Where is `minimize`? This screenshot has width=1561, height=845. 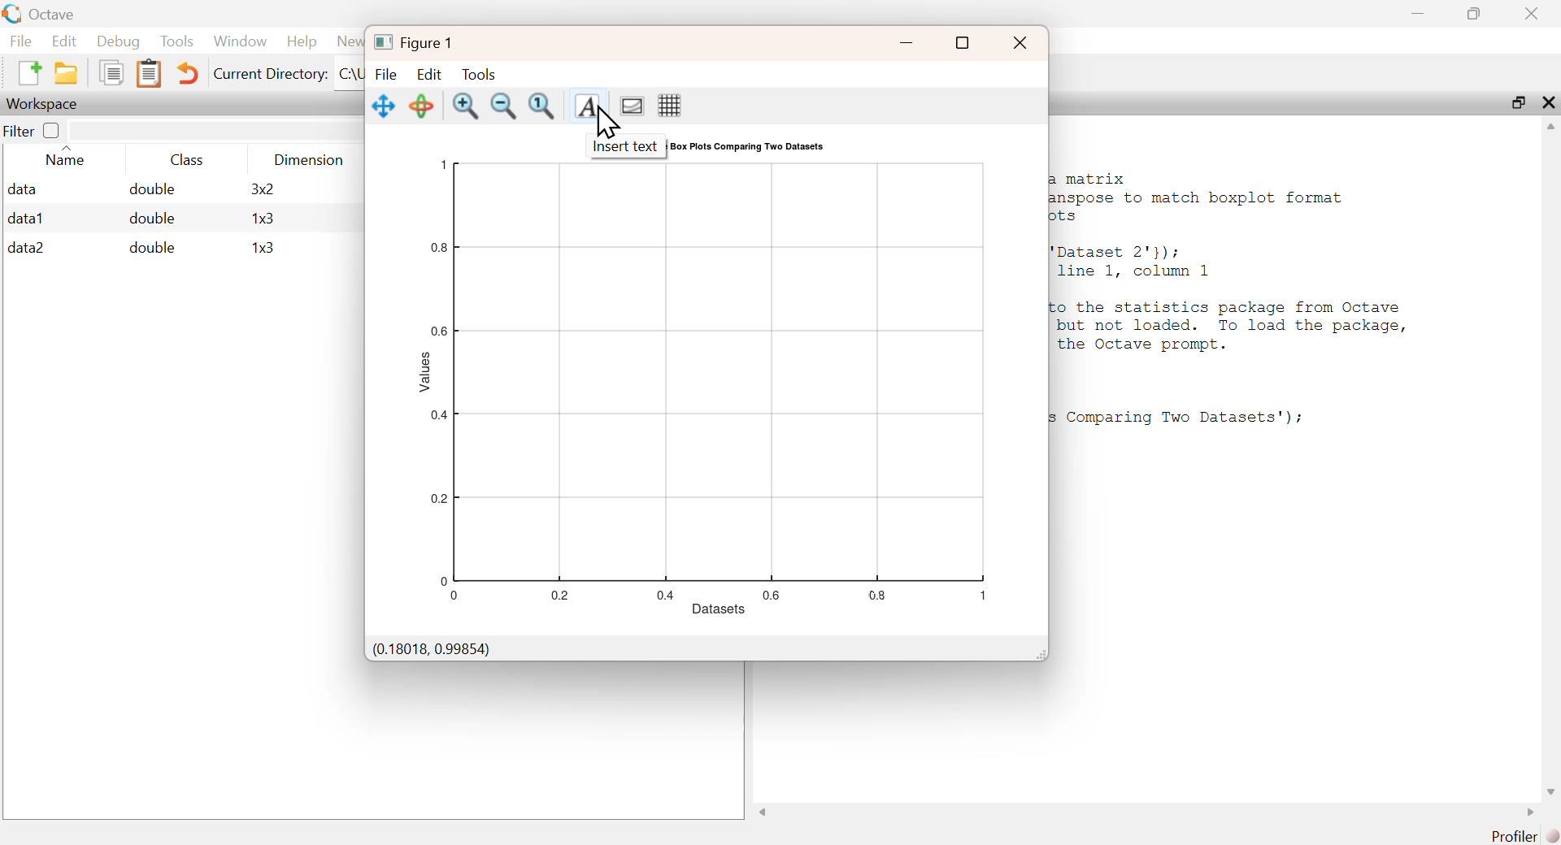 minimize is located at coordinates (907, 44).